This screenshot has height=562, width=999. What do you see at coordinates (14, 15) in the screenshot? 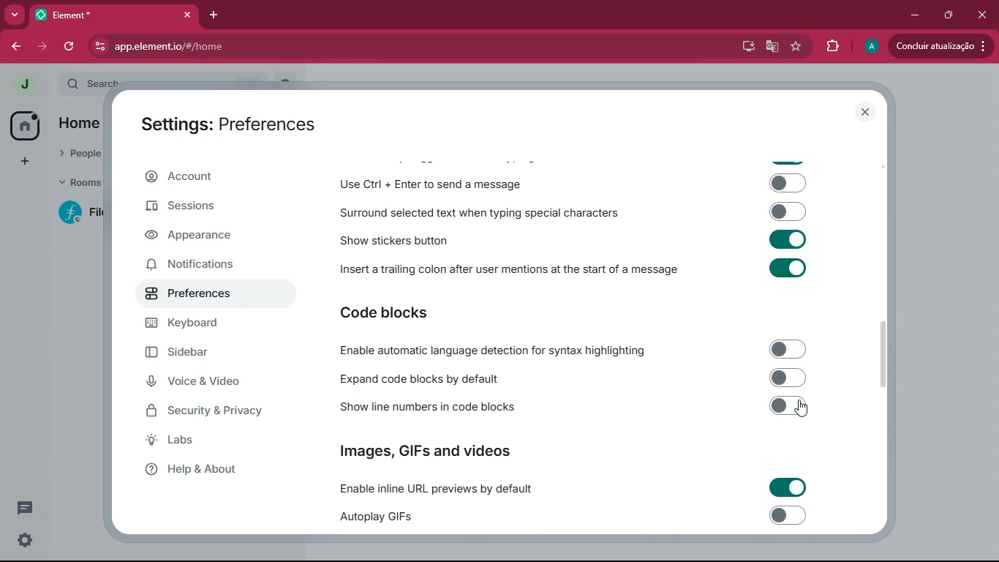
I see `more` at bounding box center [14, 15].